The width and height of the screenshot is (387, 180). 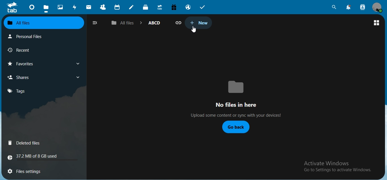 I want to click on upgrade, so click(x=161, y=8).